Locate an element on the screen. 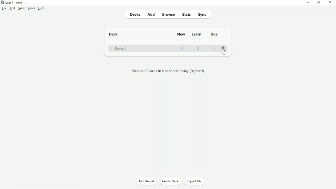  Due is located at coordinates (214, 34).